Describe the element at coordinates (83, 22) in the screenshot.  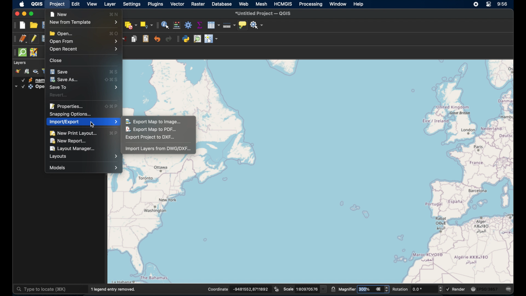
I see `new from template menu` at that location.